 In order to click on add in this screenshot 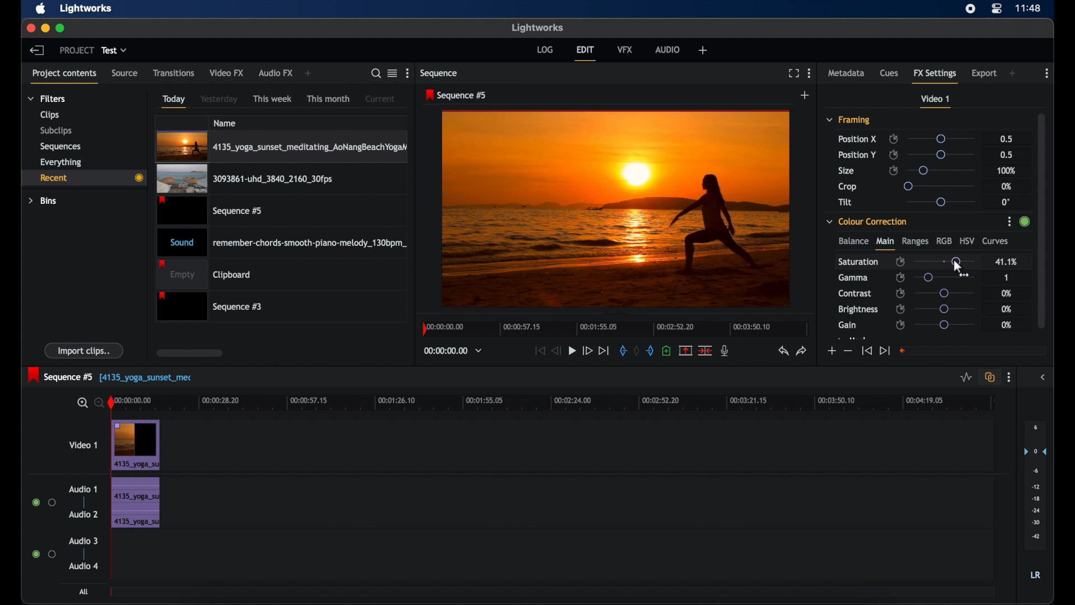, I will do `click(702, 50)`.